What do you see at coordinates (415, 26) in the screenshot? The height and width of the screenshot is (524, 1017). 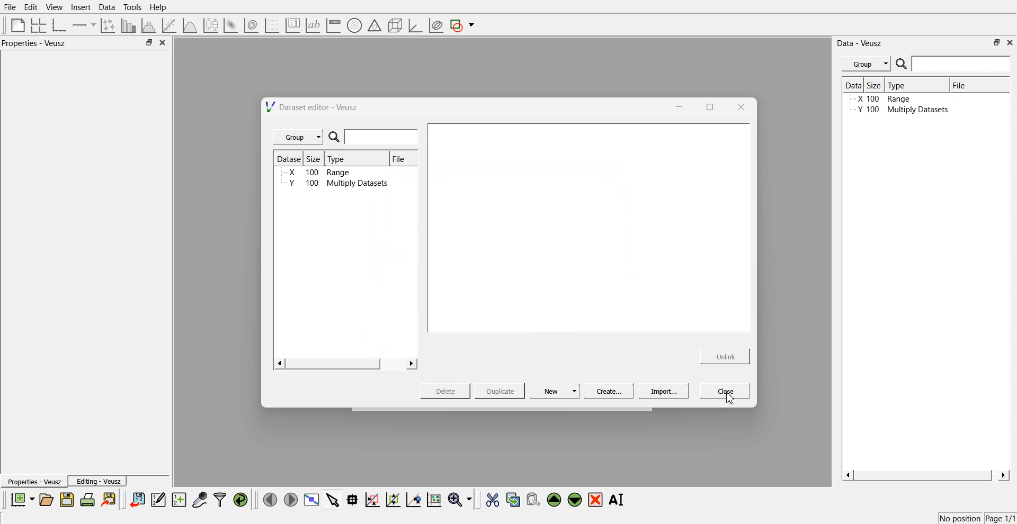 I see `3d graph` at bounding box center [415, 26].